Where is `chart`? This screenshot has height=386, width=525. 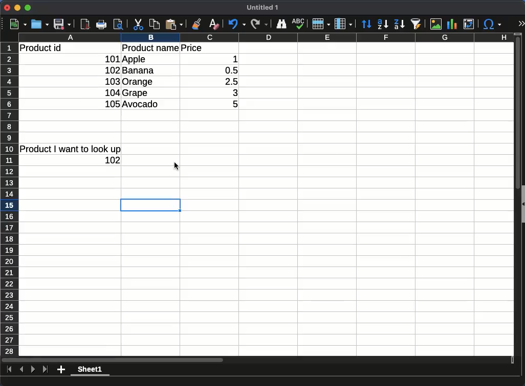
chart is located at coordinates (452, 24).